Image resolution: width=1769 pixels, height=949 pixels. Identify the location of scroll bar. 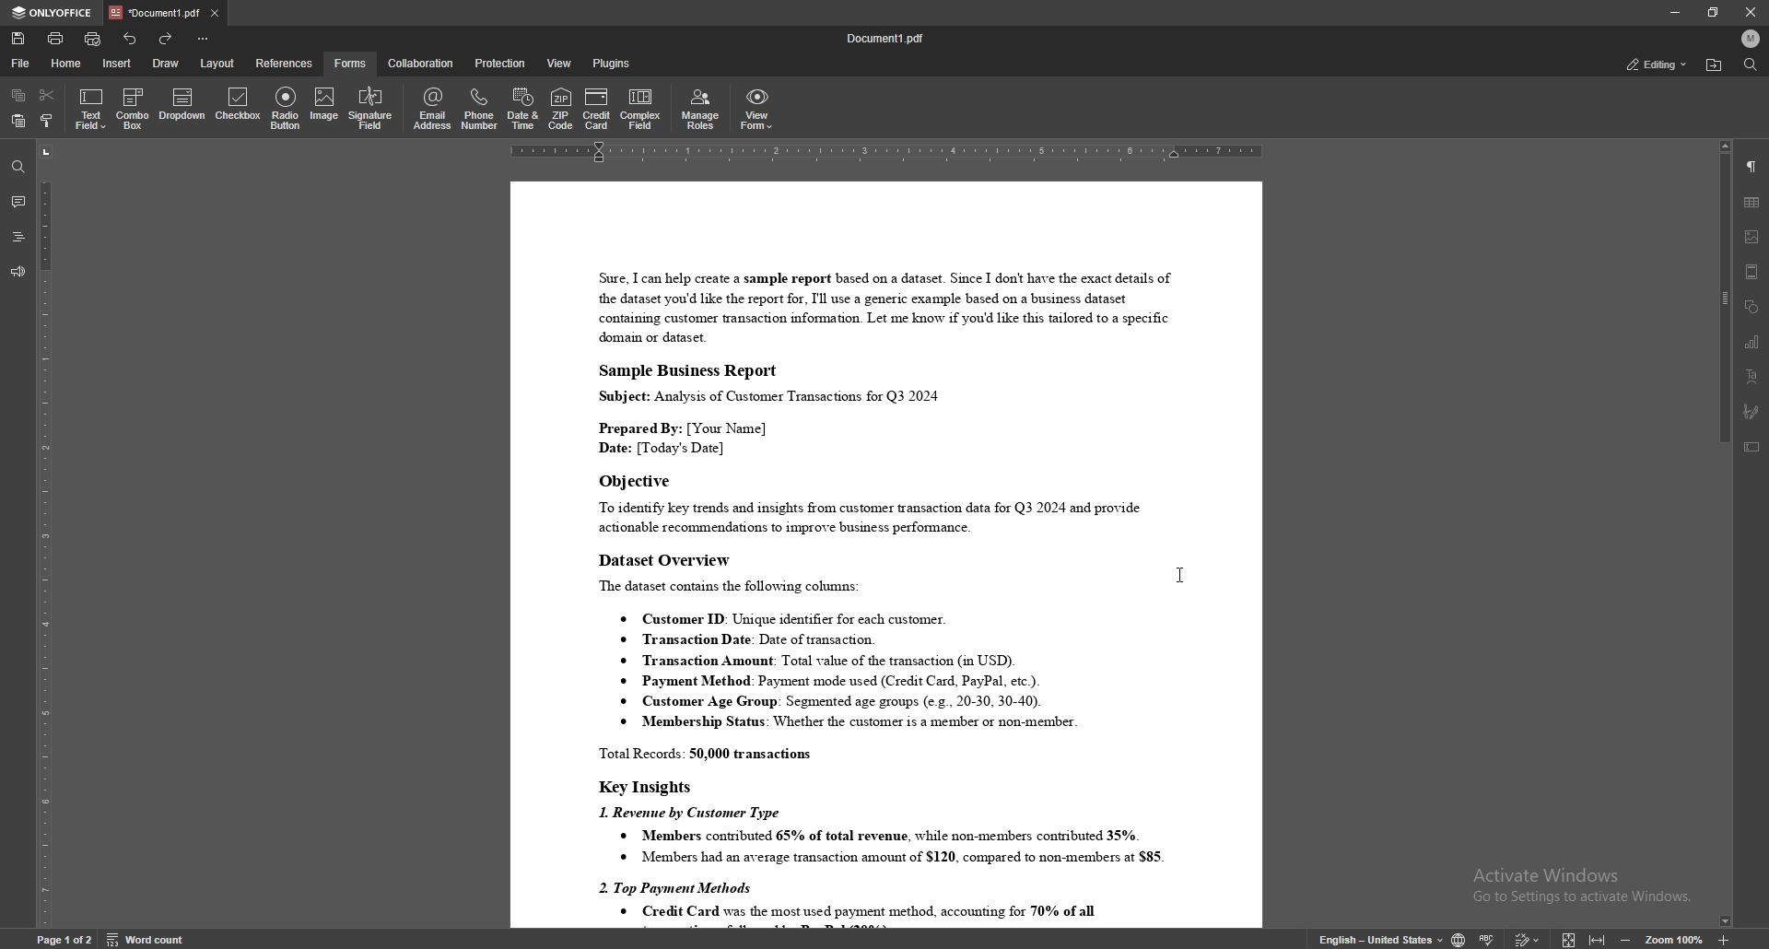
(1726, 532).